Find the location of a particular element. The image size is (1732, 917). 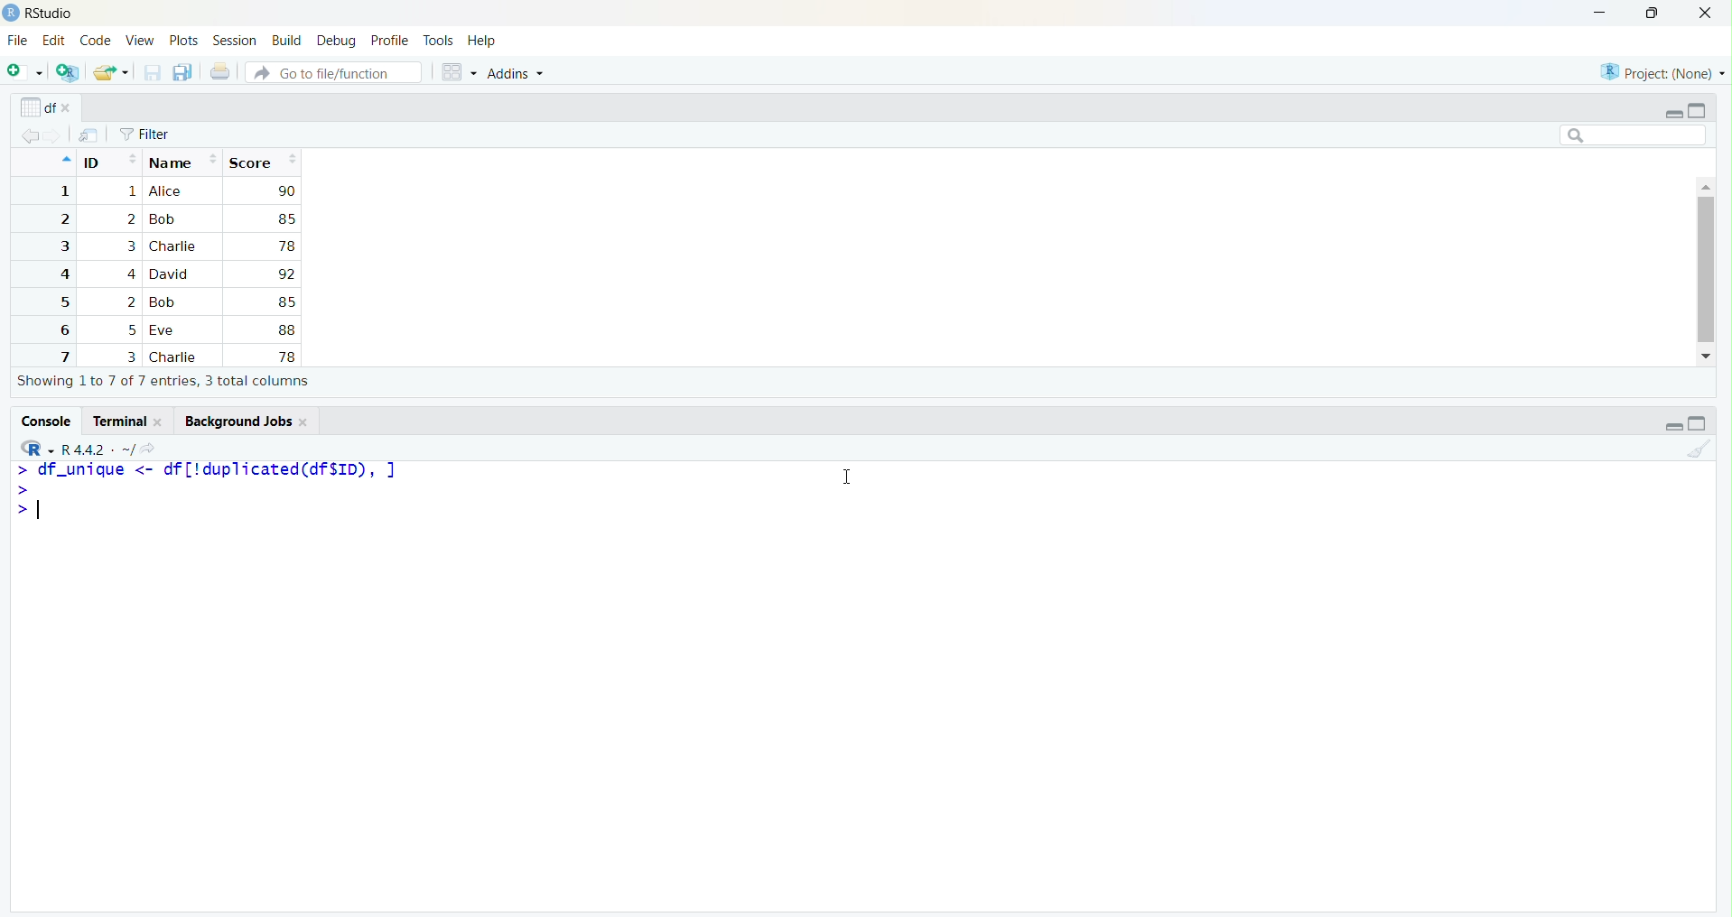

save all is located at coordinates (184, 73).